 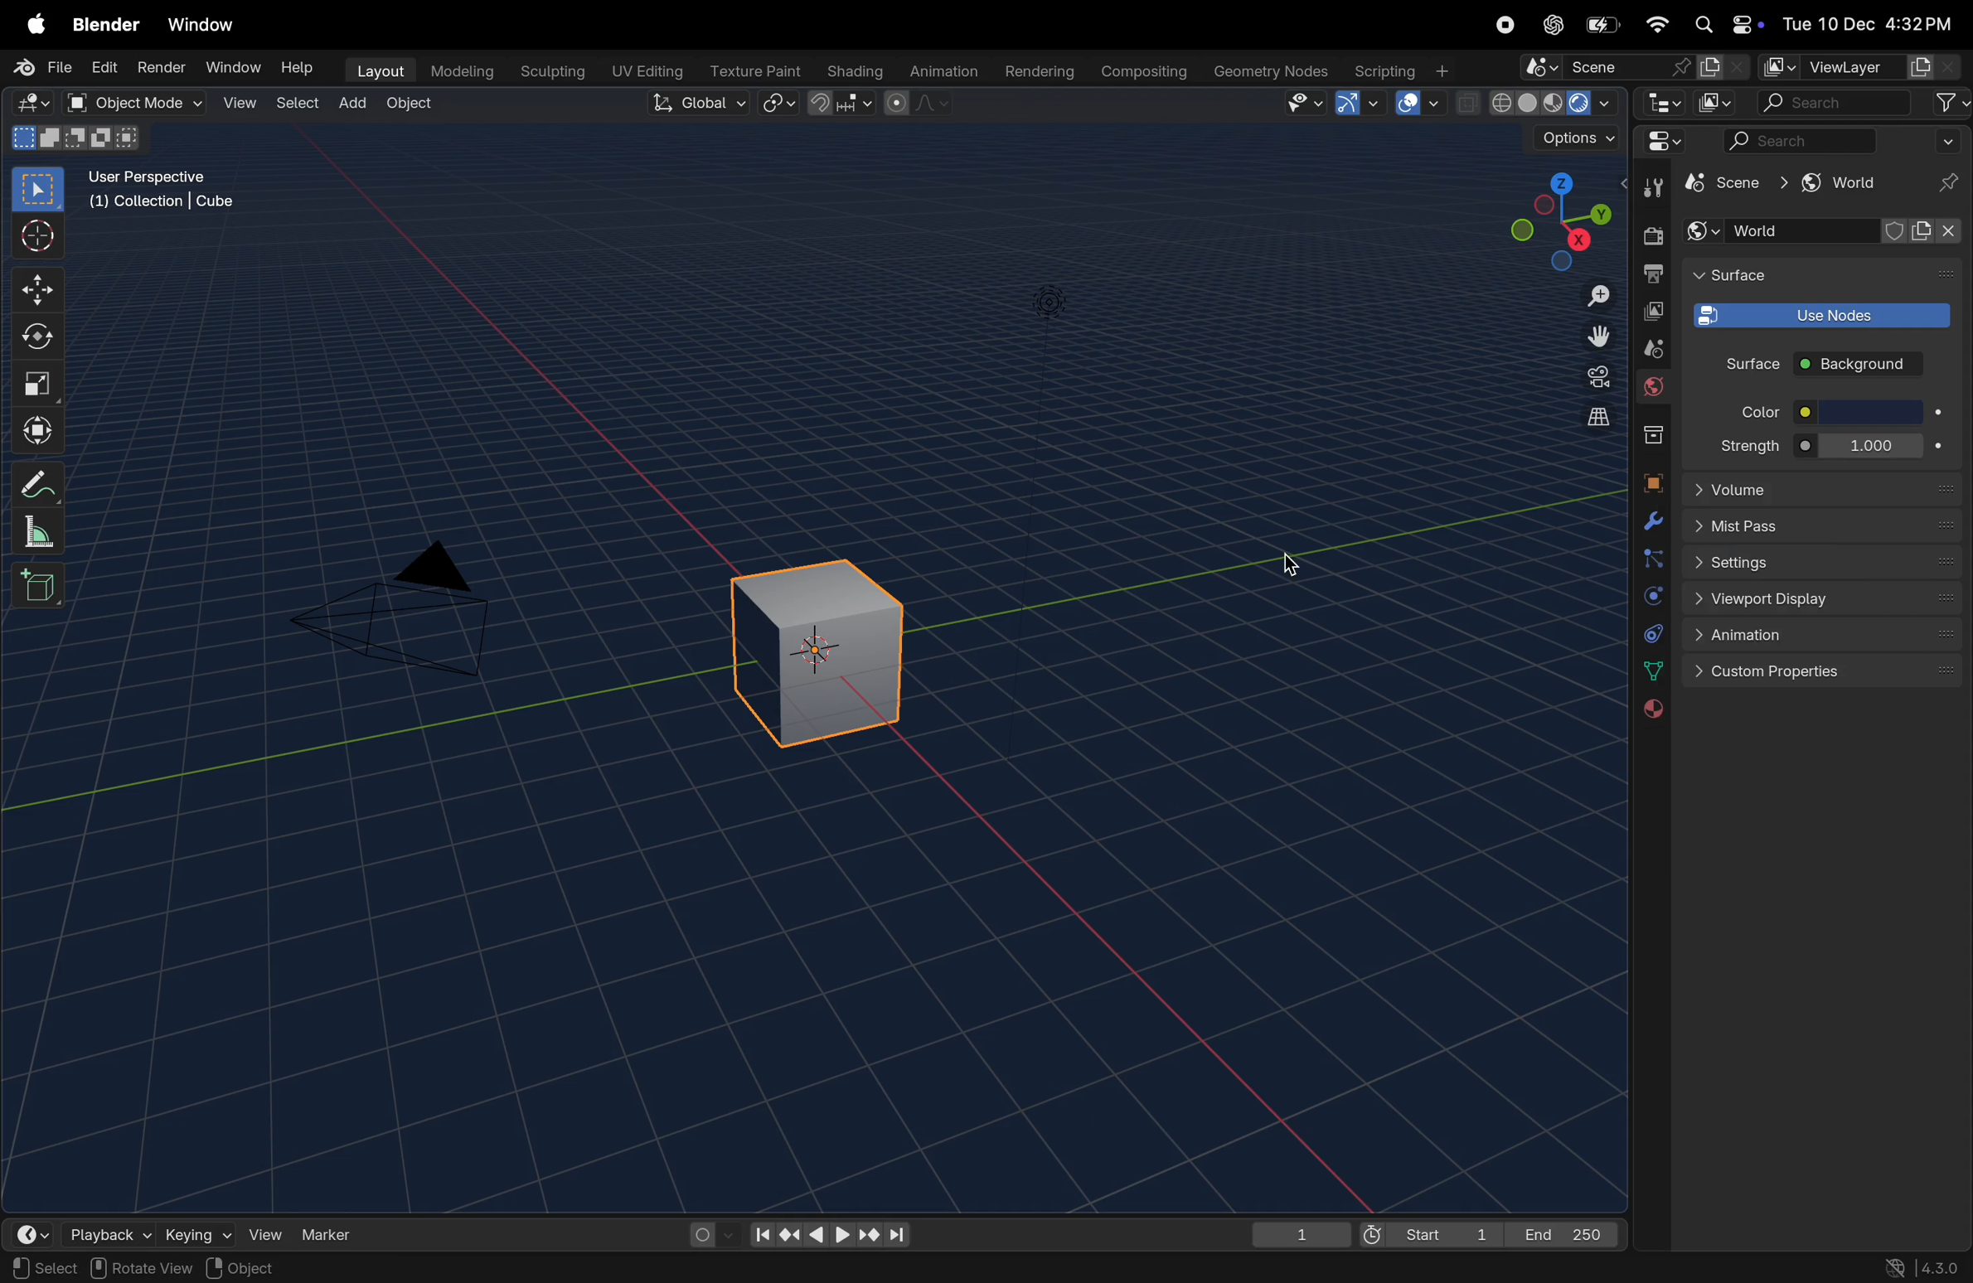 What do you see at coordinates (1738, 188) in the screenshot?
I see `scene` at bounding box center [1738, 188].